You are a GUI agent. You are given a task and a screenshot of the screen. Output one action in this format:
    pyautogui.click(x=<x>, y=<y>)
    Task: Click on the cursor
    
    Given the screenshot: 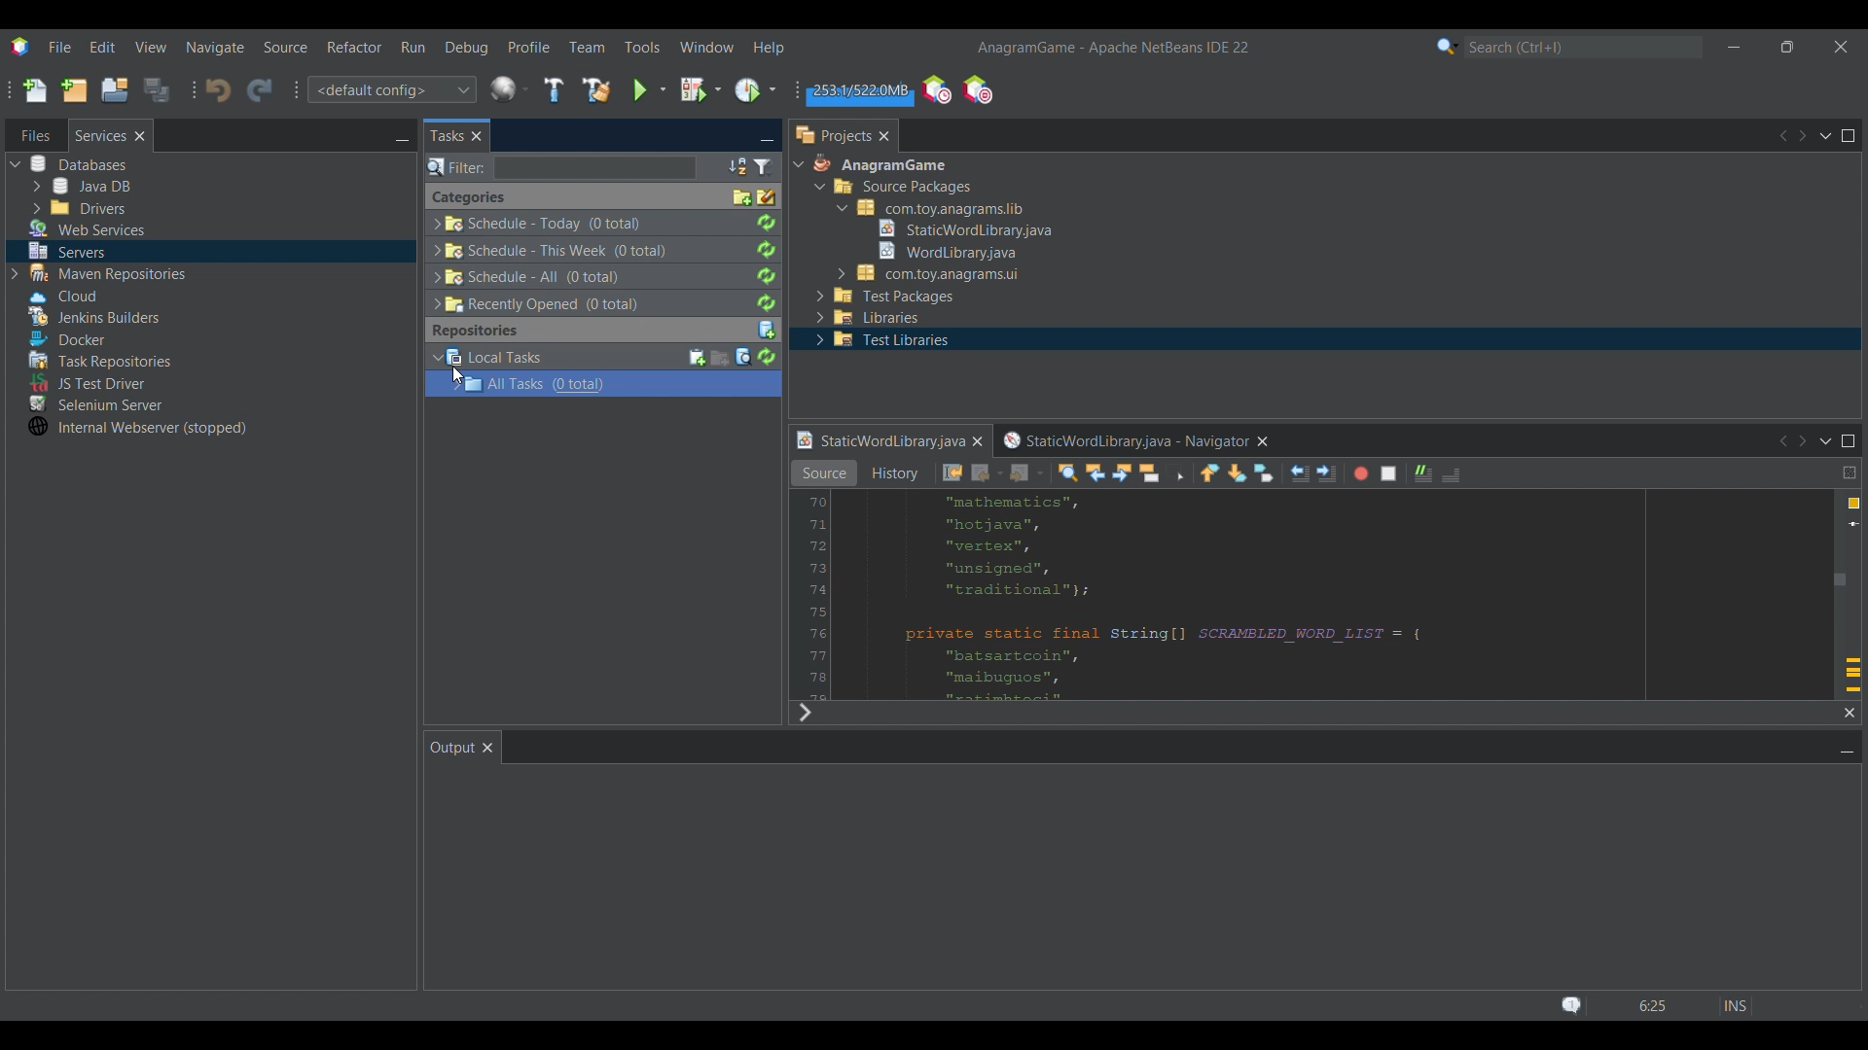 What is the action you would take?
    pyautogui.click(x=456, y=374)
    